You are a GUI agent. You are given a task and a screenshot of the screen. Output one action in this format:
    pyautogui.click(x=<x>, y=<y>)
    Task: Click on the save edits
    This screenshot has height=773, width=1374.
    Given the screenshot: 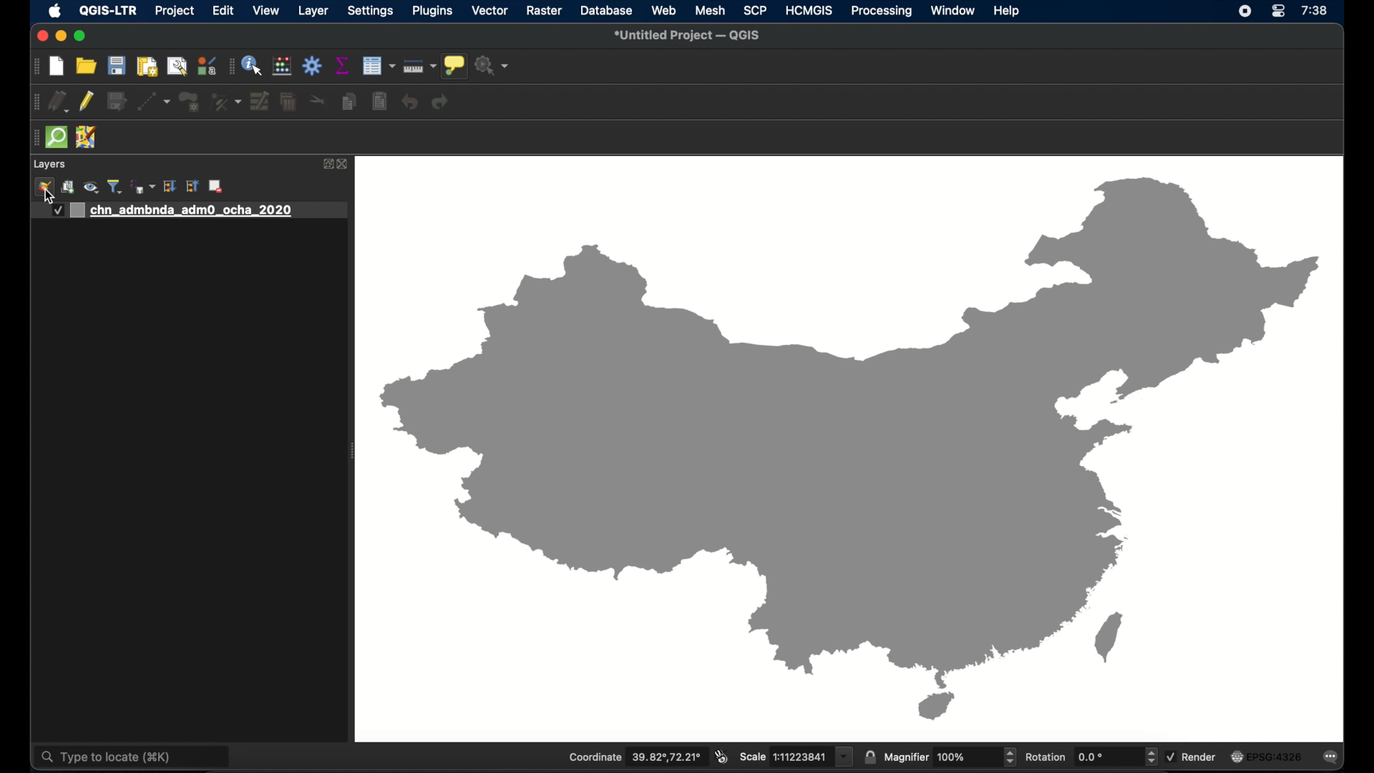 What is the action you would take?
    pyautogui.click(x=117, y=102)
    